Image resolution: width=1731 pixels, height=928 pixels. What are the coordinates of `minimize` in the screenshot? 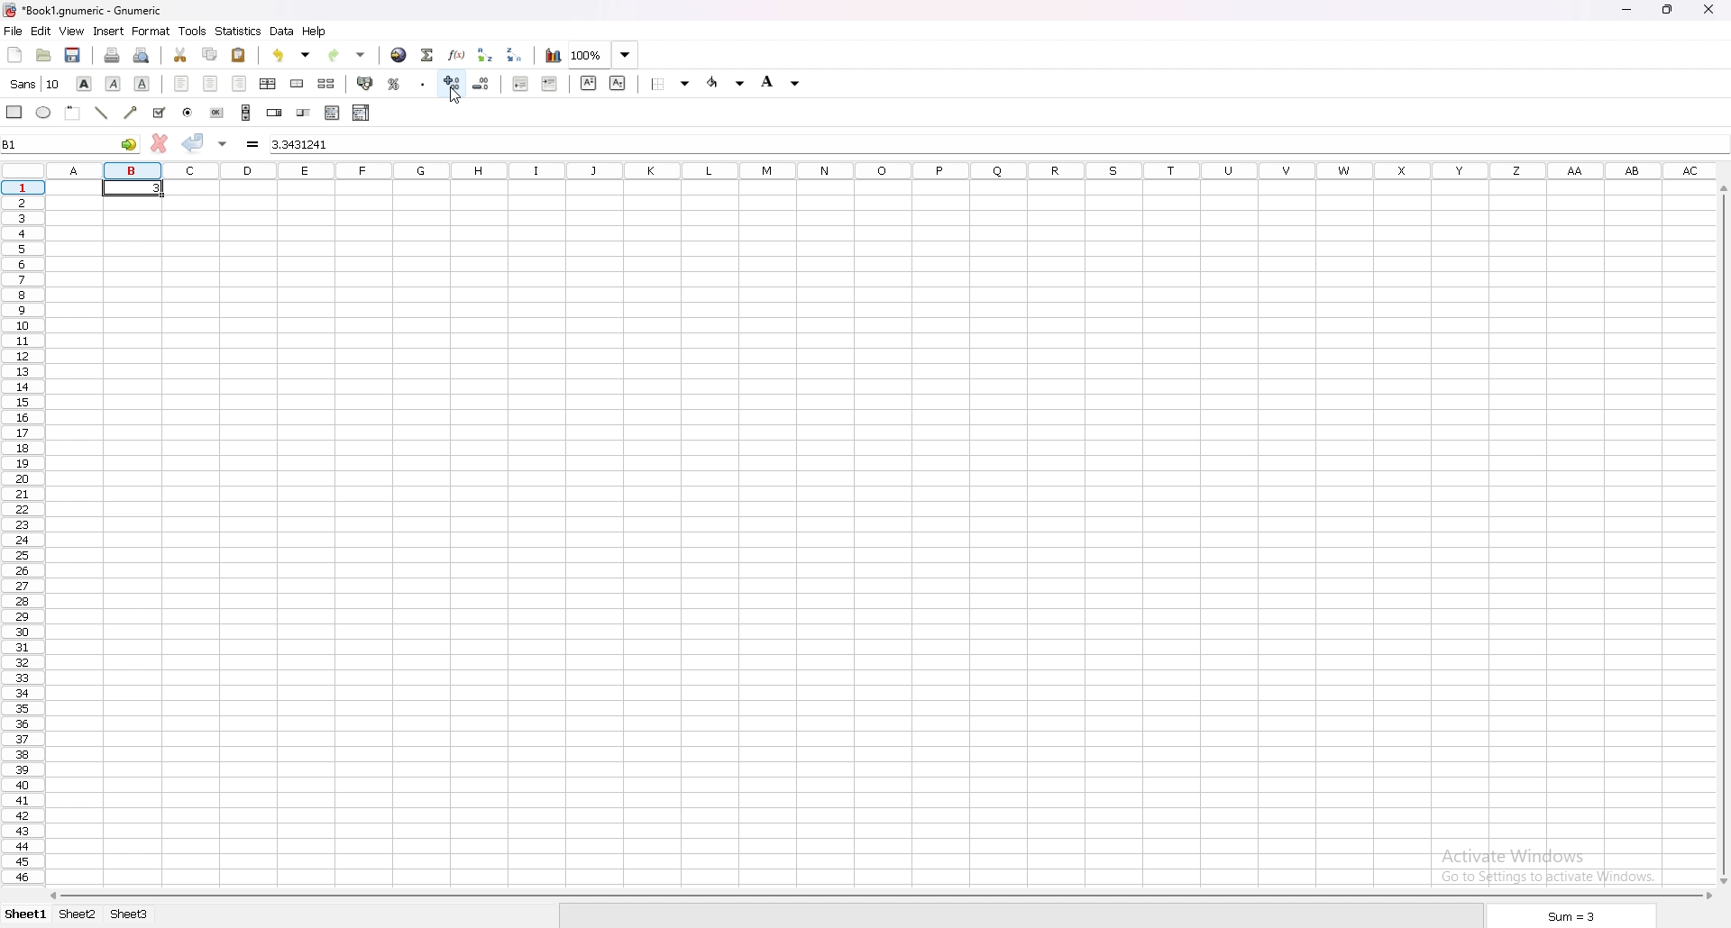 It's located at (1626, 9).